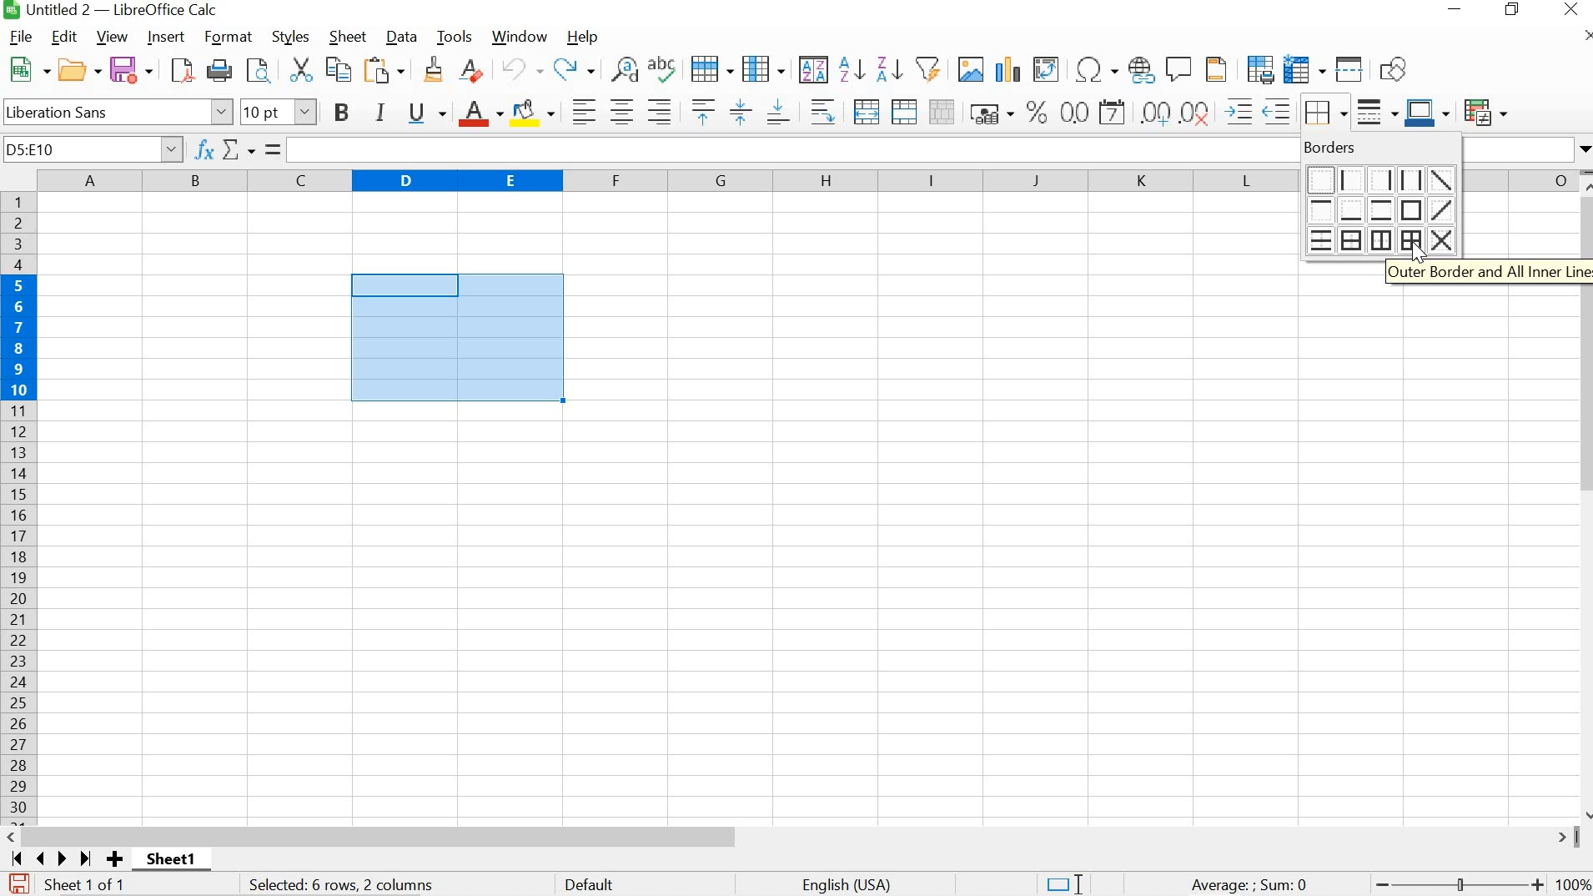 This screenshot has width=1593, height=896. Describe the element at coordinates (1350, 70) in the screenshot. I see `split window` at that location.